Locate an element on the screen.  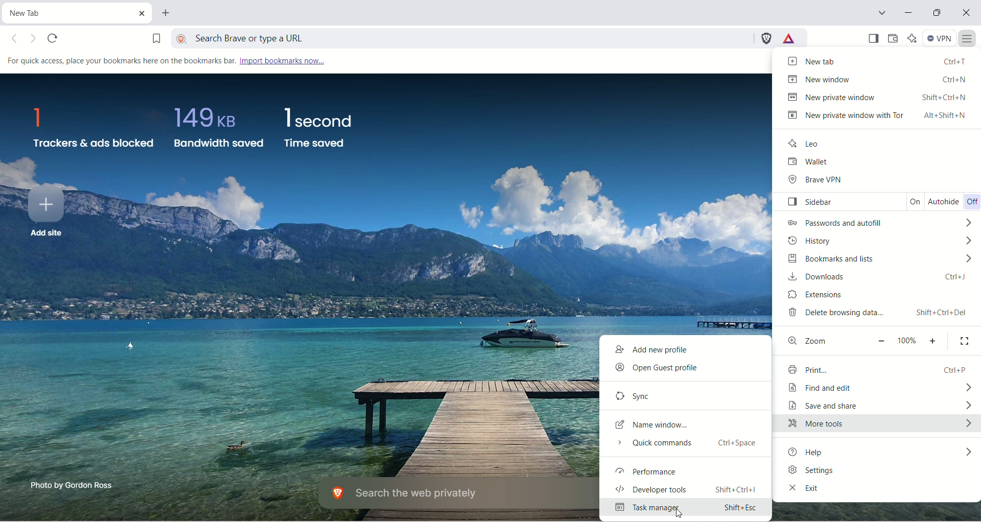
go forward is located at coordinates (35, 39).